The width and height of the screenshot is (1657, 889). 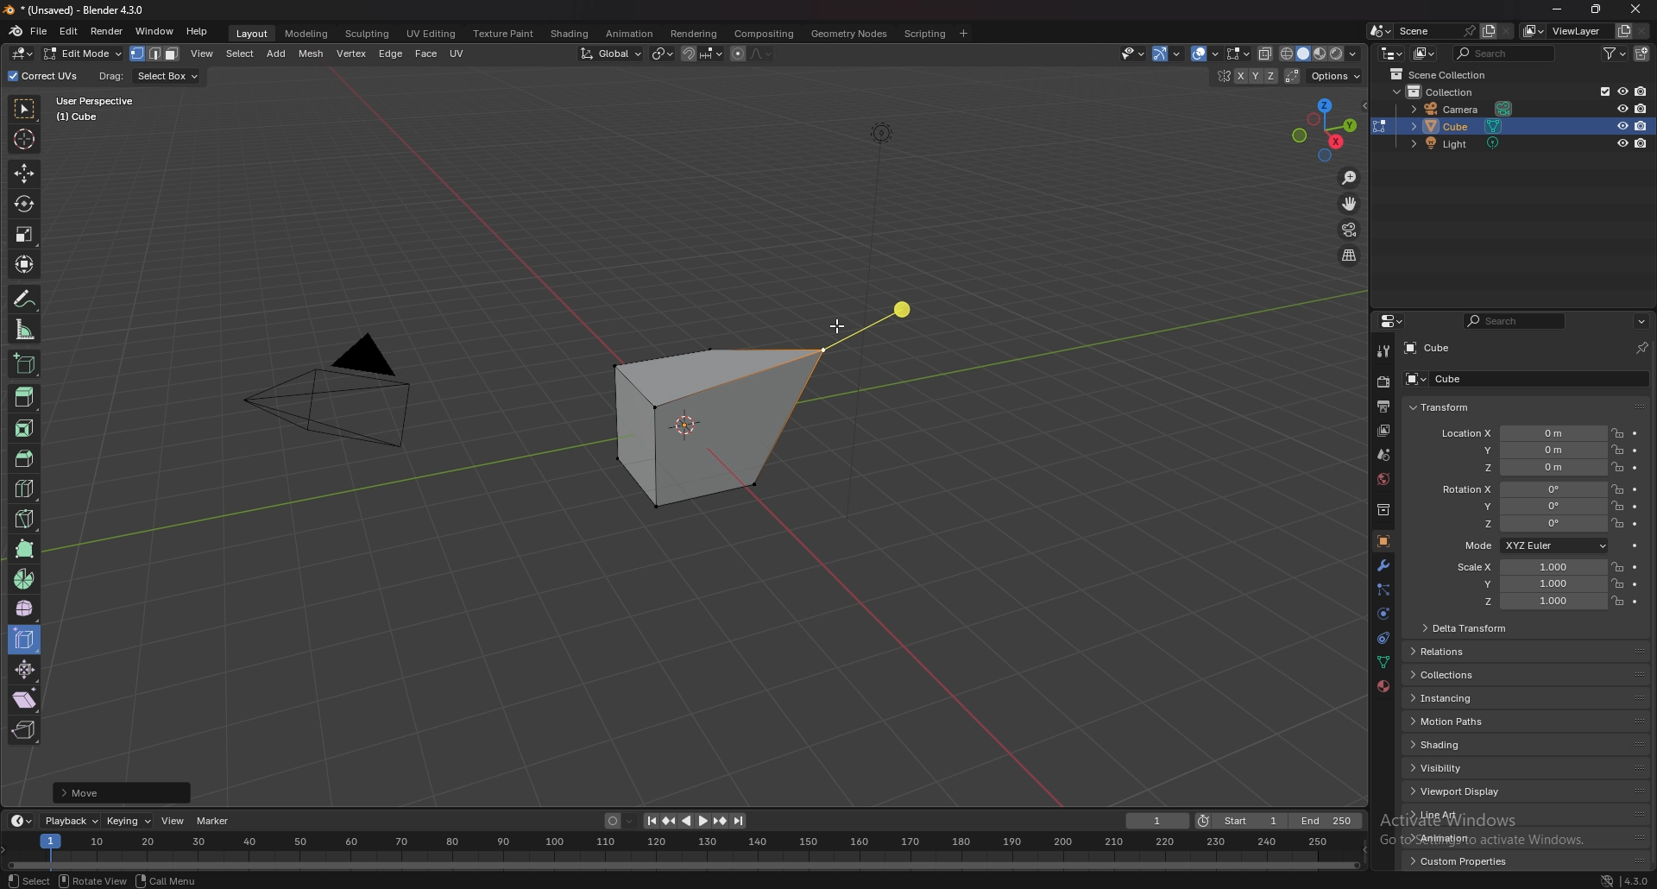 I want to click on editor type, so click(x=21, y=821).